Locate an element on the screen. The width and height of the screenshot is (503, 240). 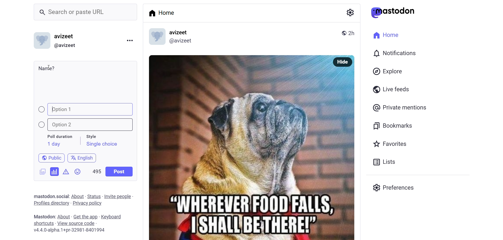
source code is located at coordinates (77, 223).